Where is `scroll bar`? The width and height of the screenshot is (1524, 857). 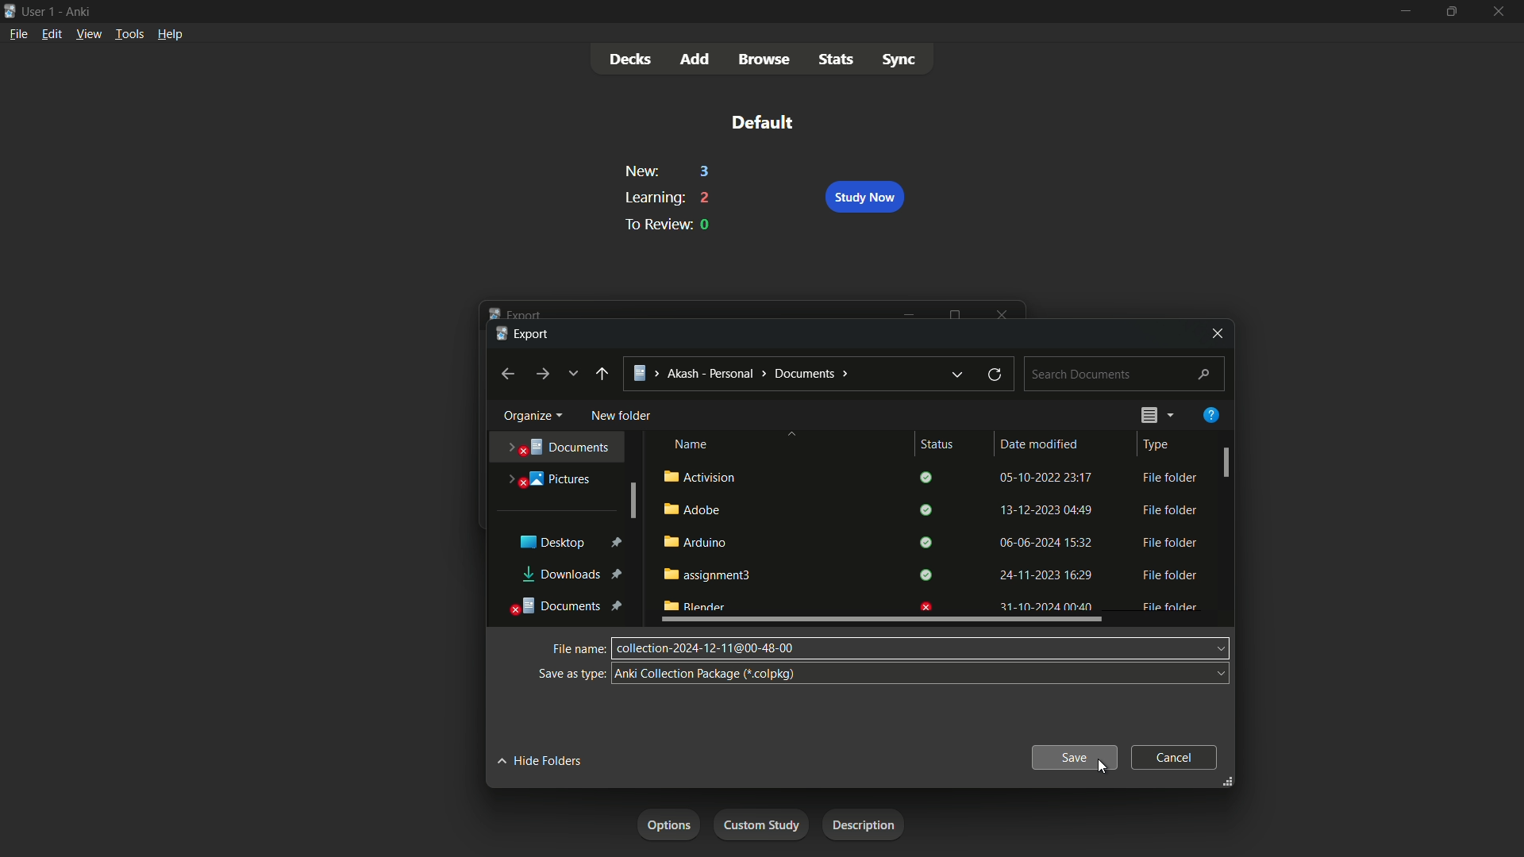 scroll bar is located at coordinates (633, 502).